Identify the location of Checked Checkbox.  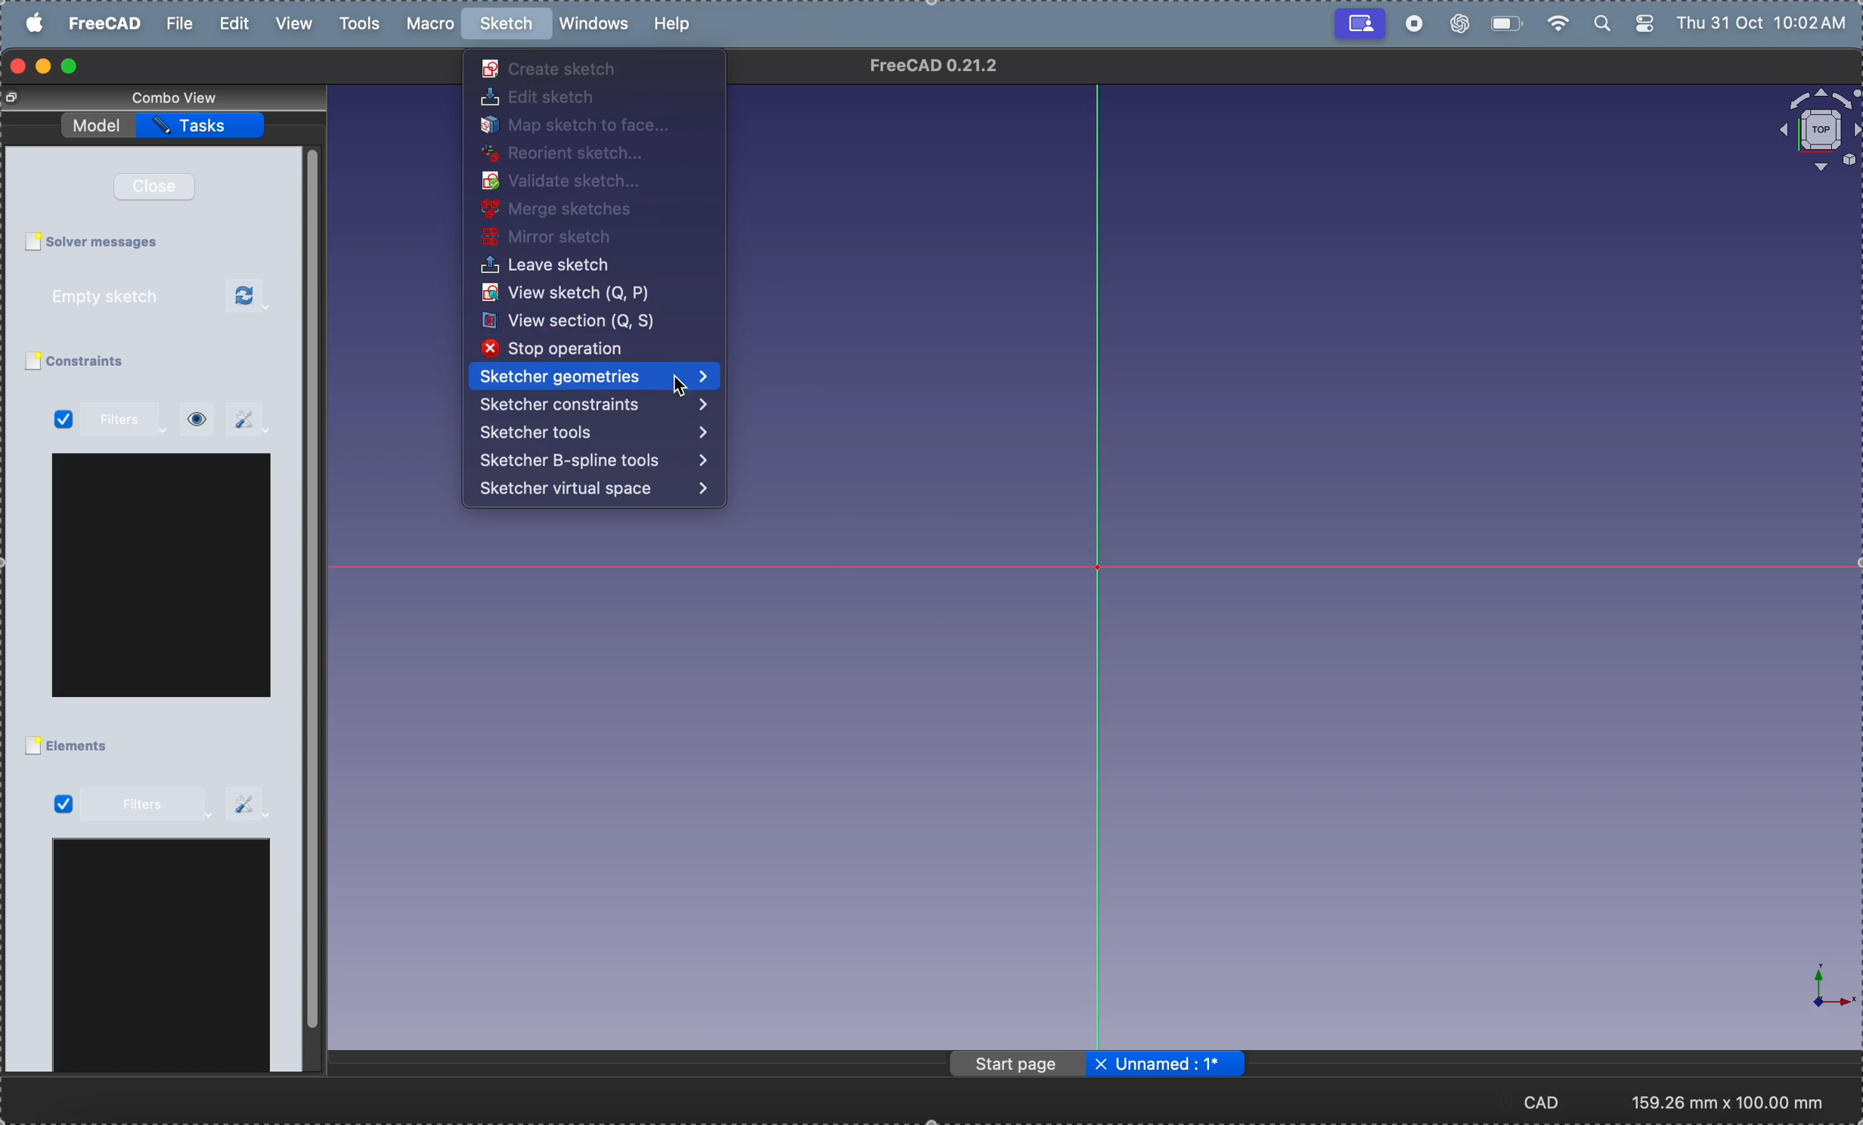
(62, 804).